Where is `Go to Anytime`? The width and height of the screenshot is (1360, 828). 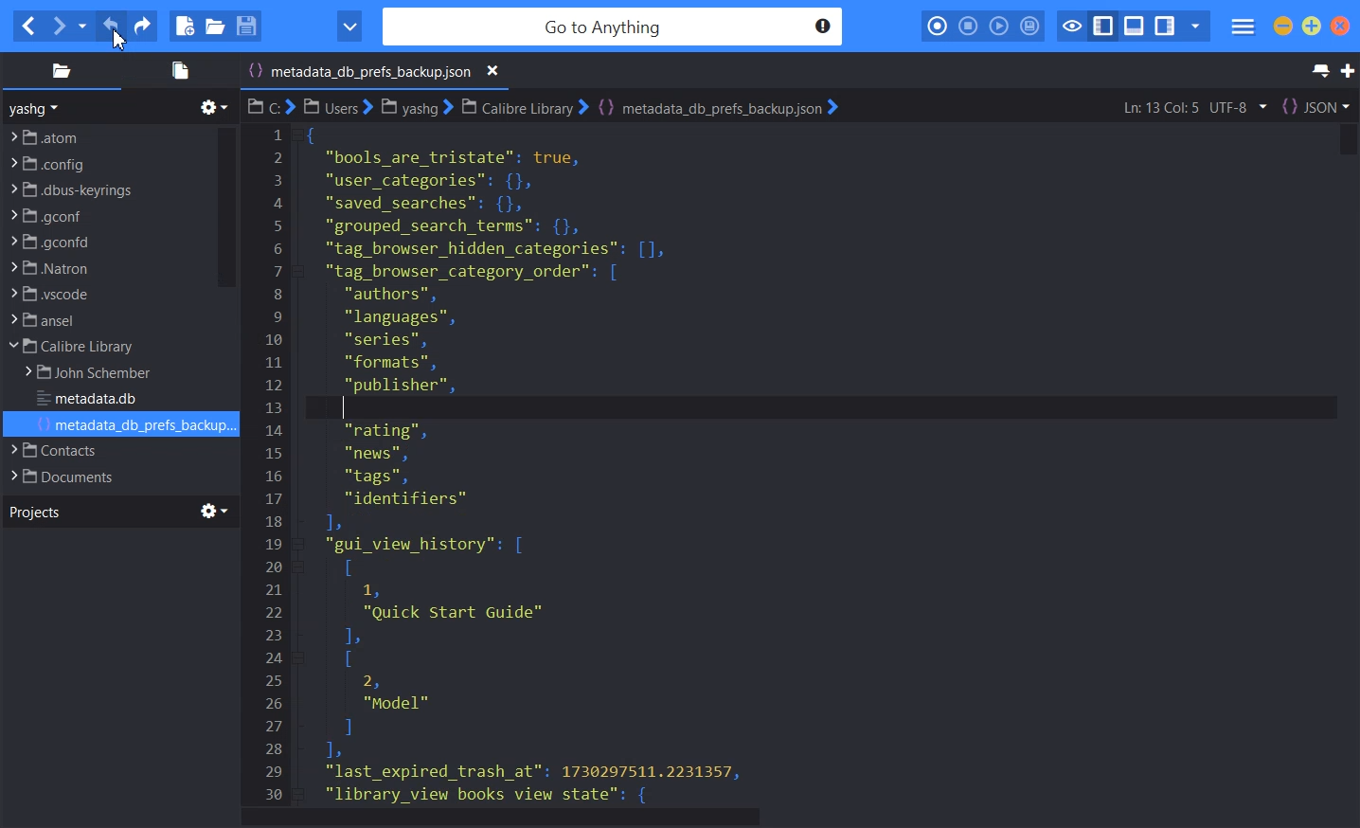 Go to Anytime is located at coordinates (615, 27).